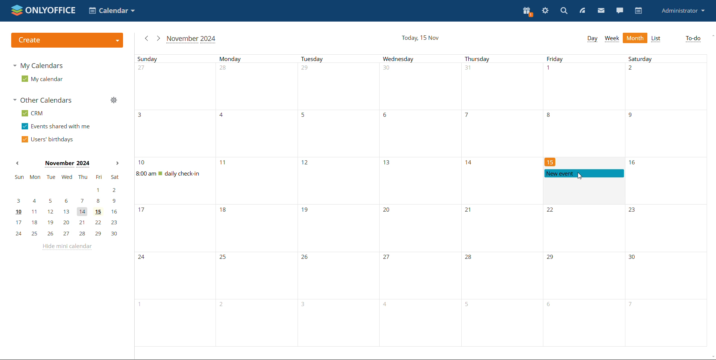 The image size is (716, 360). What do you see at coordinates (390, 117) in the screenshot?
I see `Number` at bounding box center [390, 117].